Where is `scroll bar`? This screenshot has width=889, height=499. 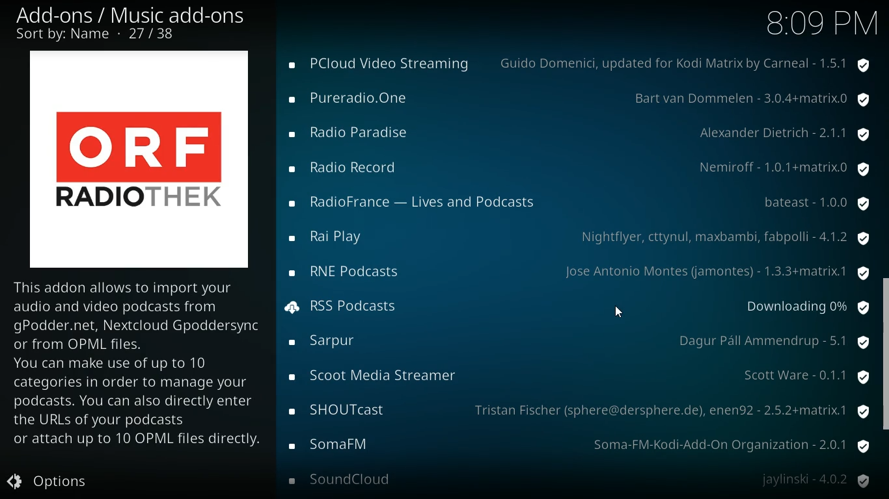 scroll bar is located at coordinates (886, 355).